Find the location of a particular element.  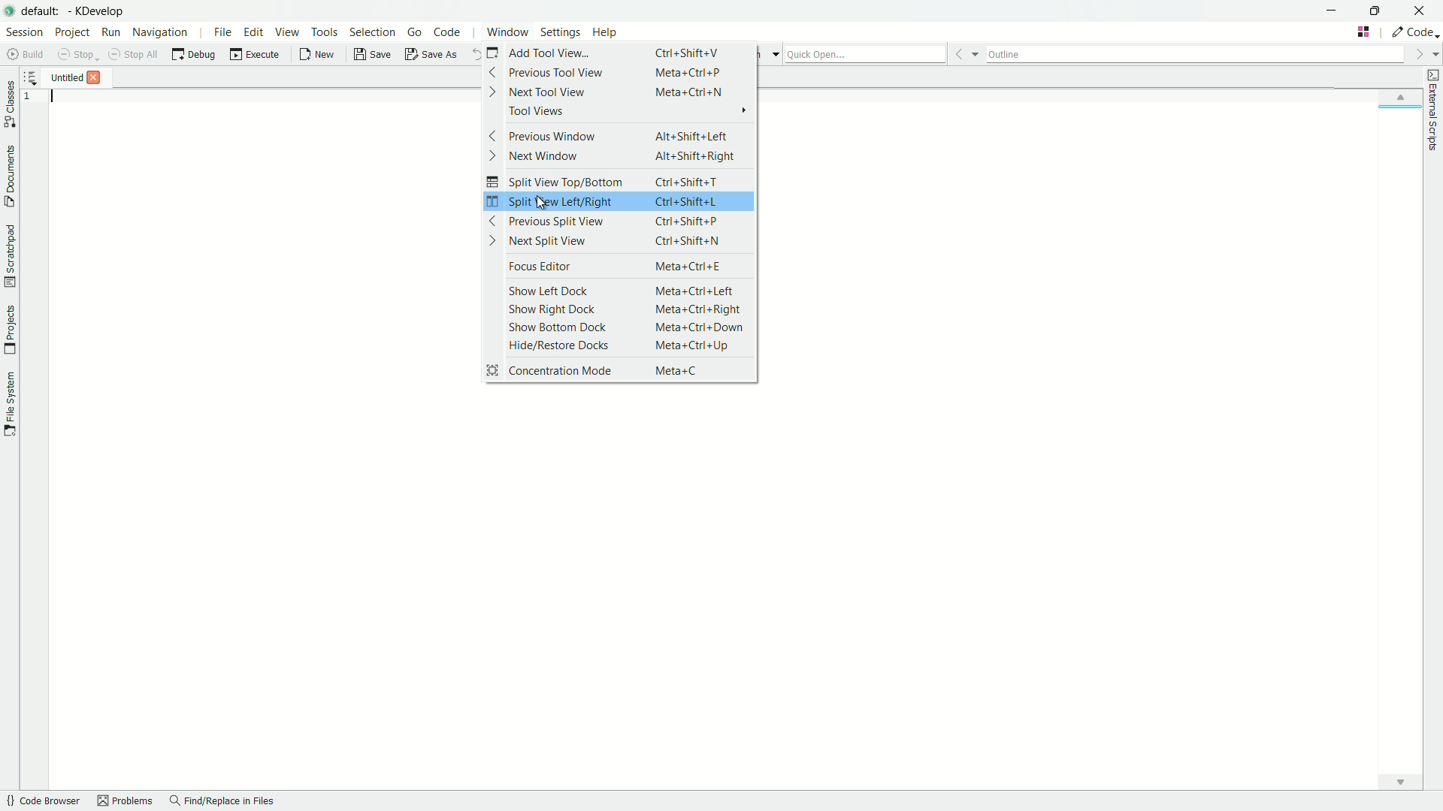

next tool view is located at coordinates (560, 91).